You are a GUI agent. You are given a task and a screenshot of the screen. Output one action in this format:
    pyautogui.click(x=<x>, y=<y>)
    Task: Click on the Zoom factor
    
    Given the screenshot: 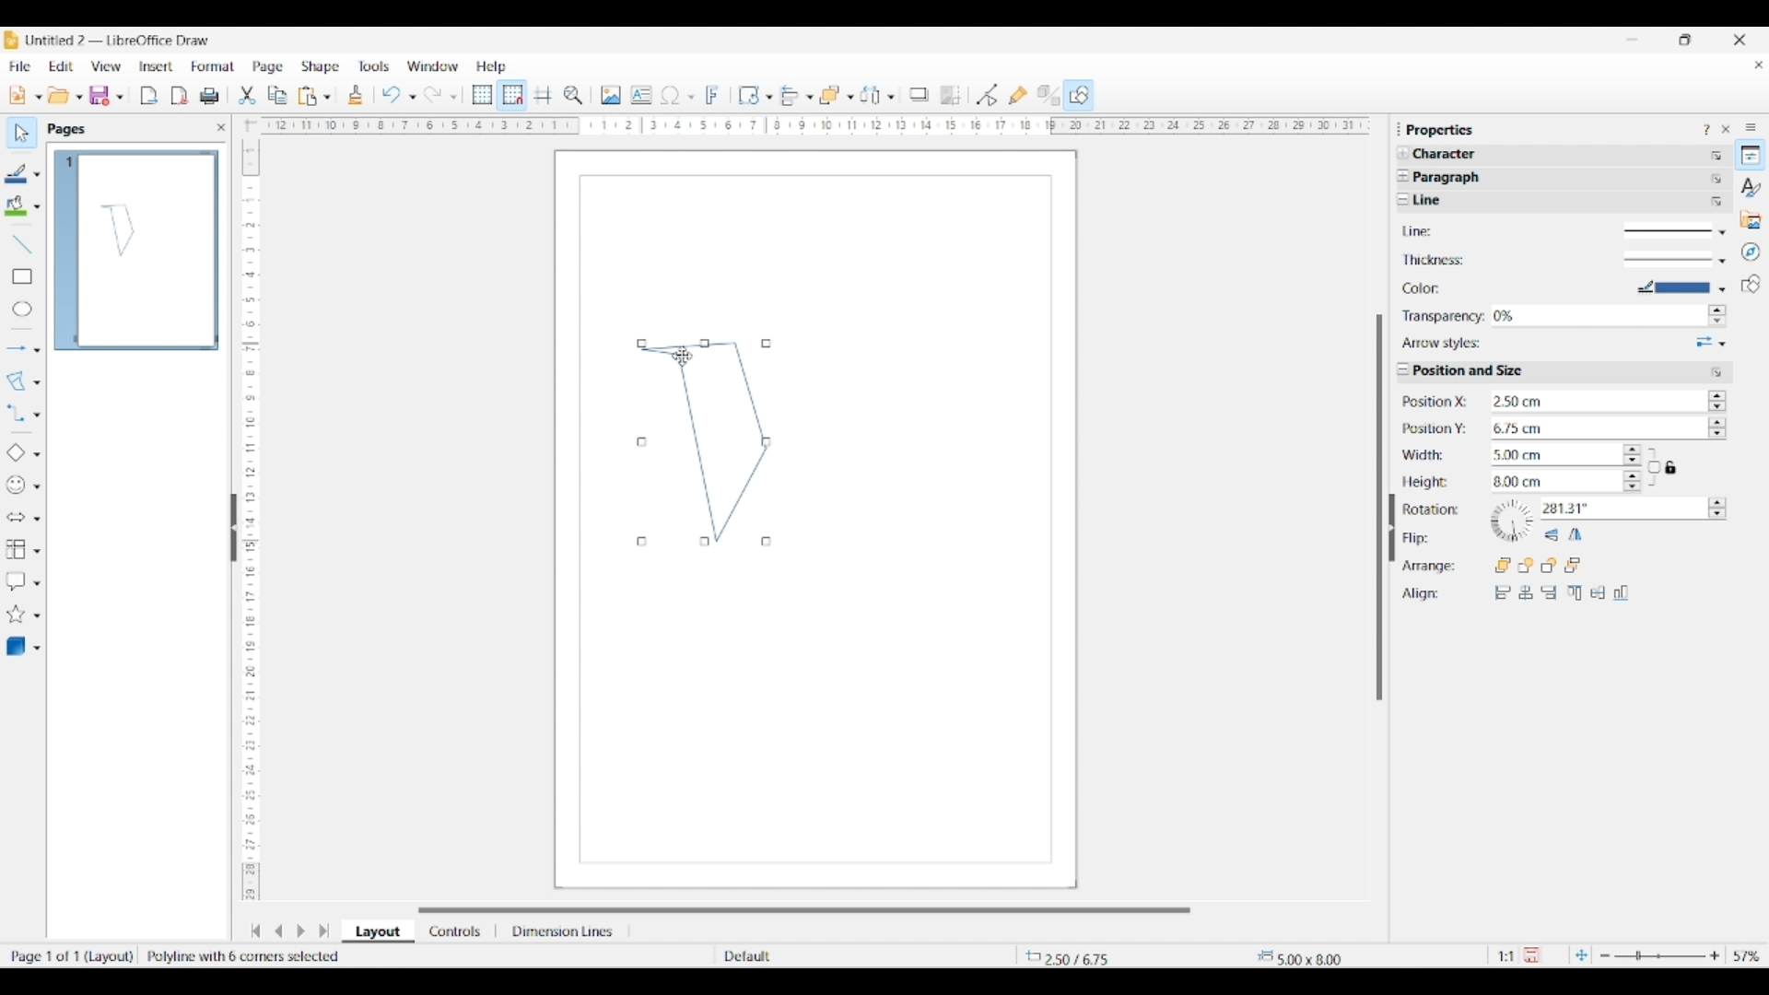 What is the action you would take?
    pyautogui.click(x=1748, y=956)
    